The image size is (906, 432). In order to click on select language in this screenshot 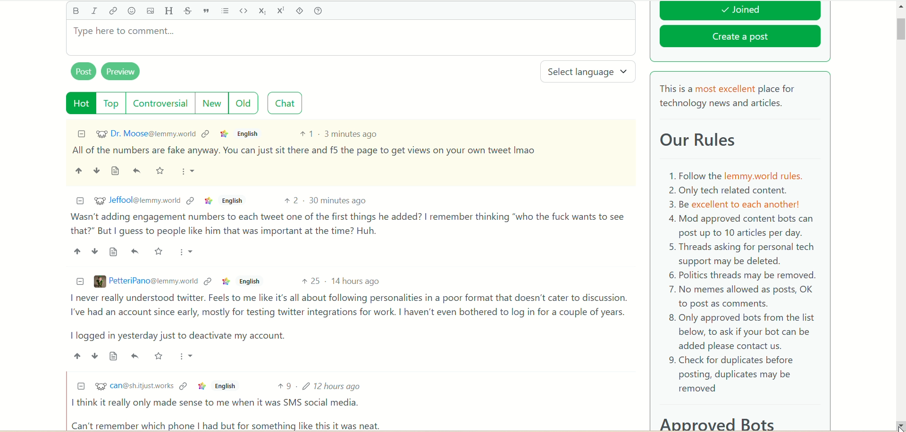, I will do `click(589, 72)`.